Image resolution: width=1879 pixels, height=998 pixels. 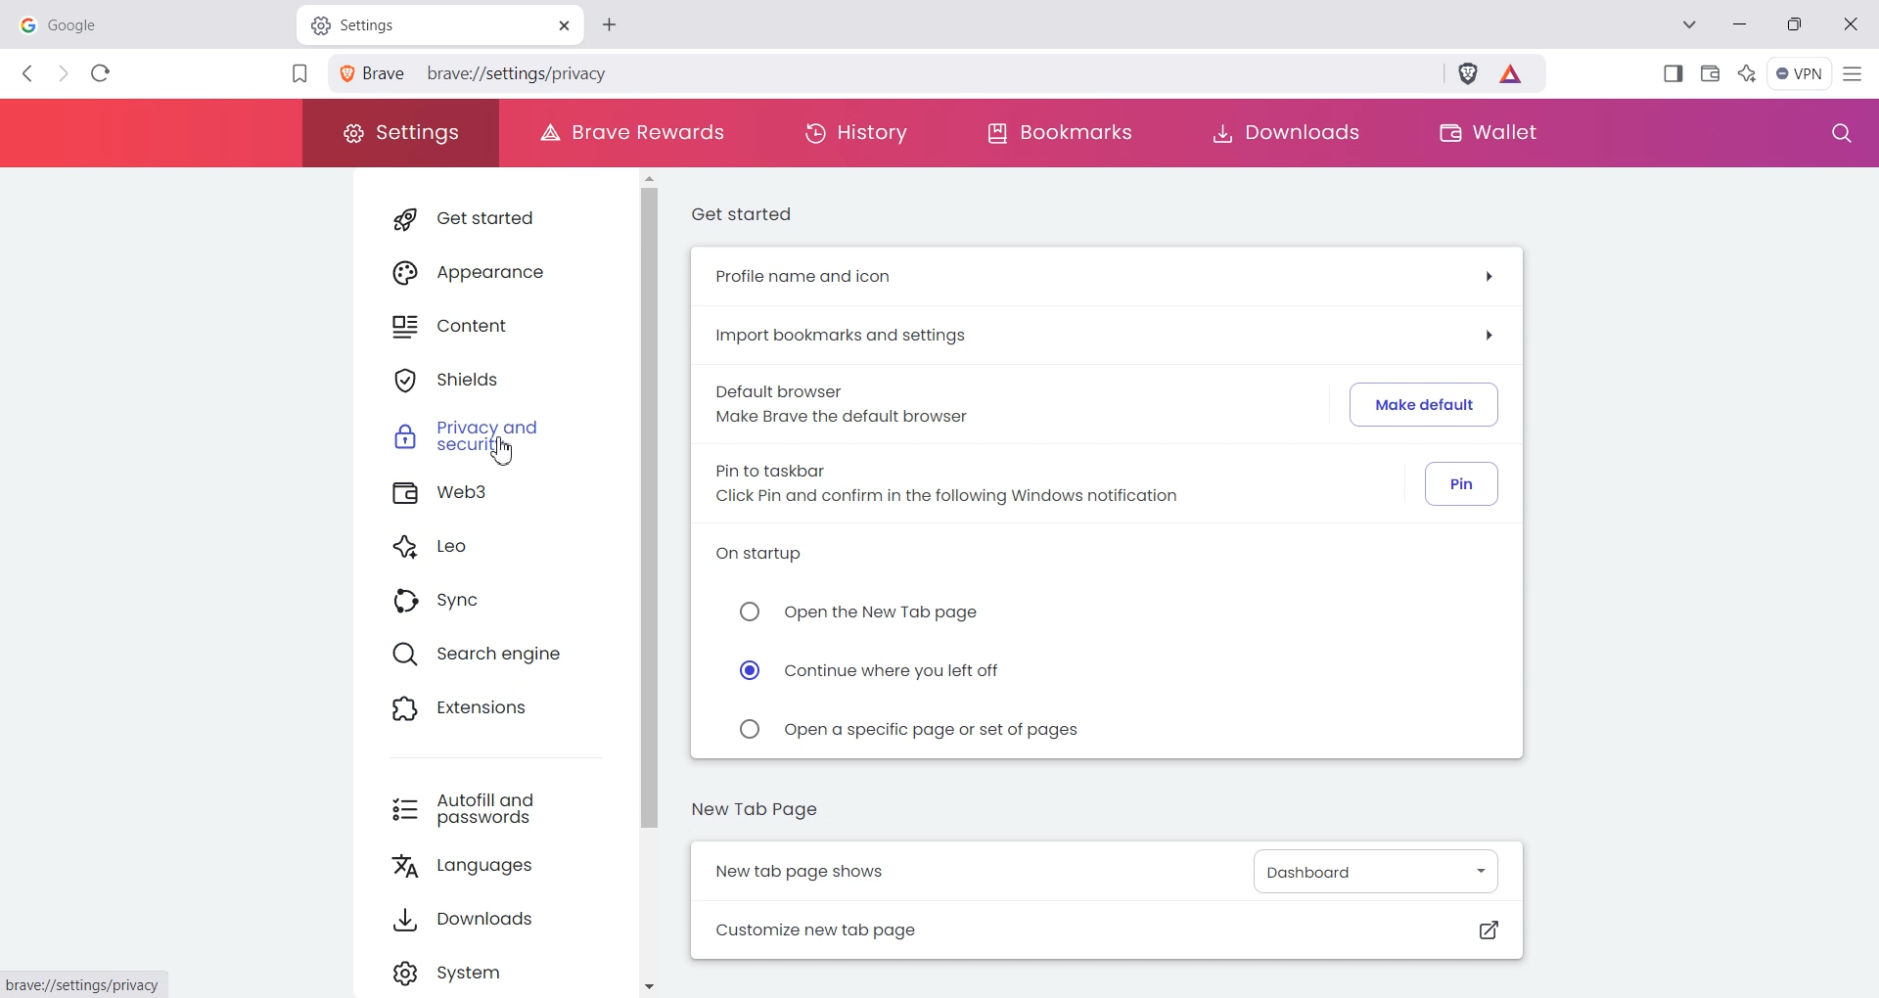 What do you see at coordinates (399, 133) in the screenshot?
I see `Settings` at bounding box center [399, 133].